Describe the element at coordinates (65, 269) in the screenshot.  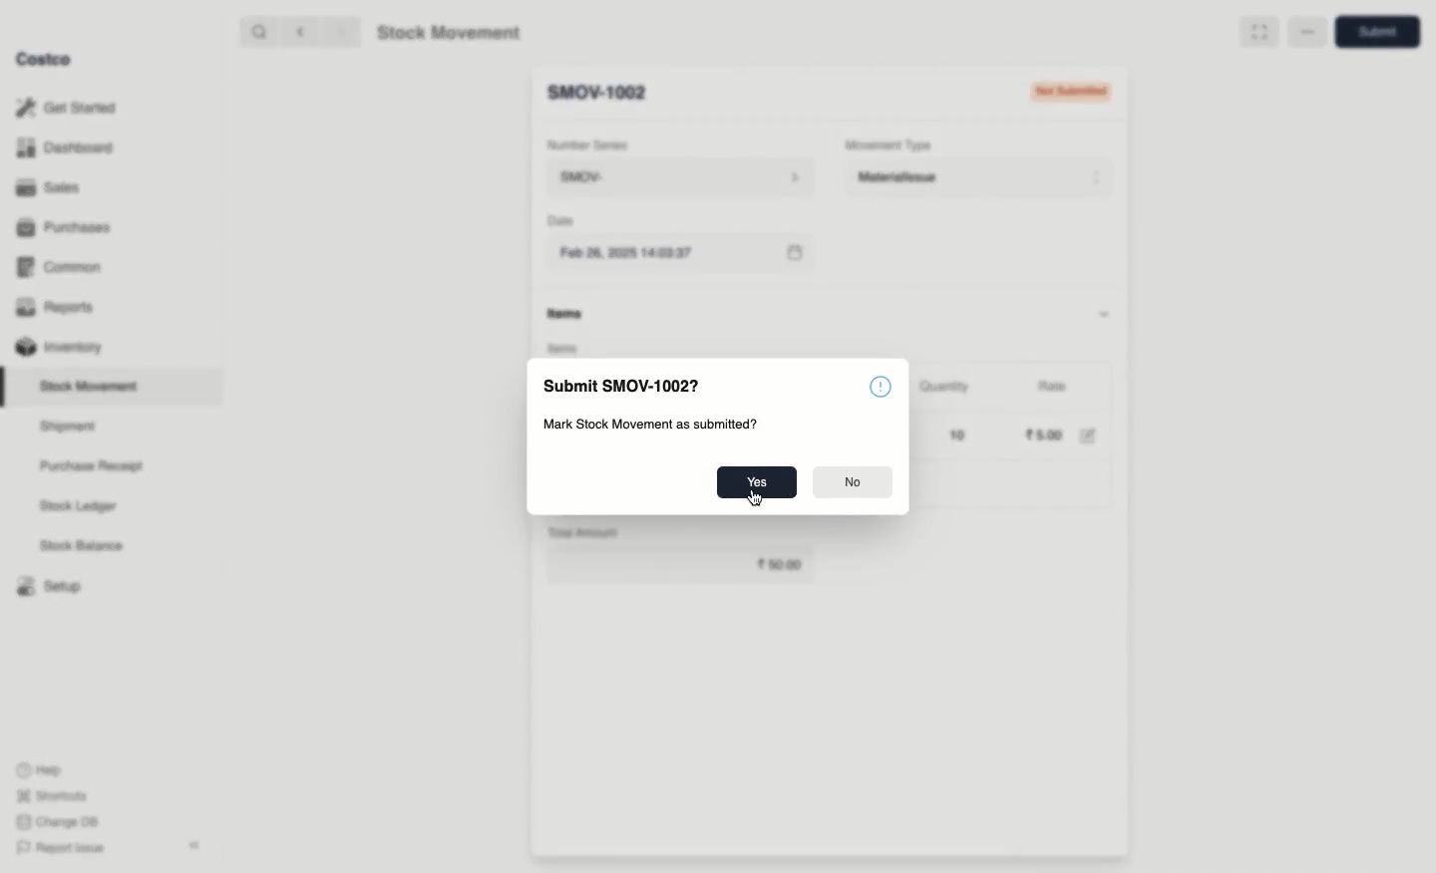
I see `Common` at that location.